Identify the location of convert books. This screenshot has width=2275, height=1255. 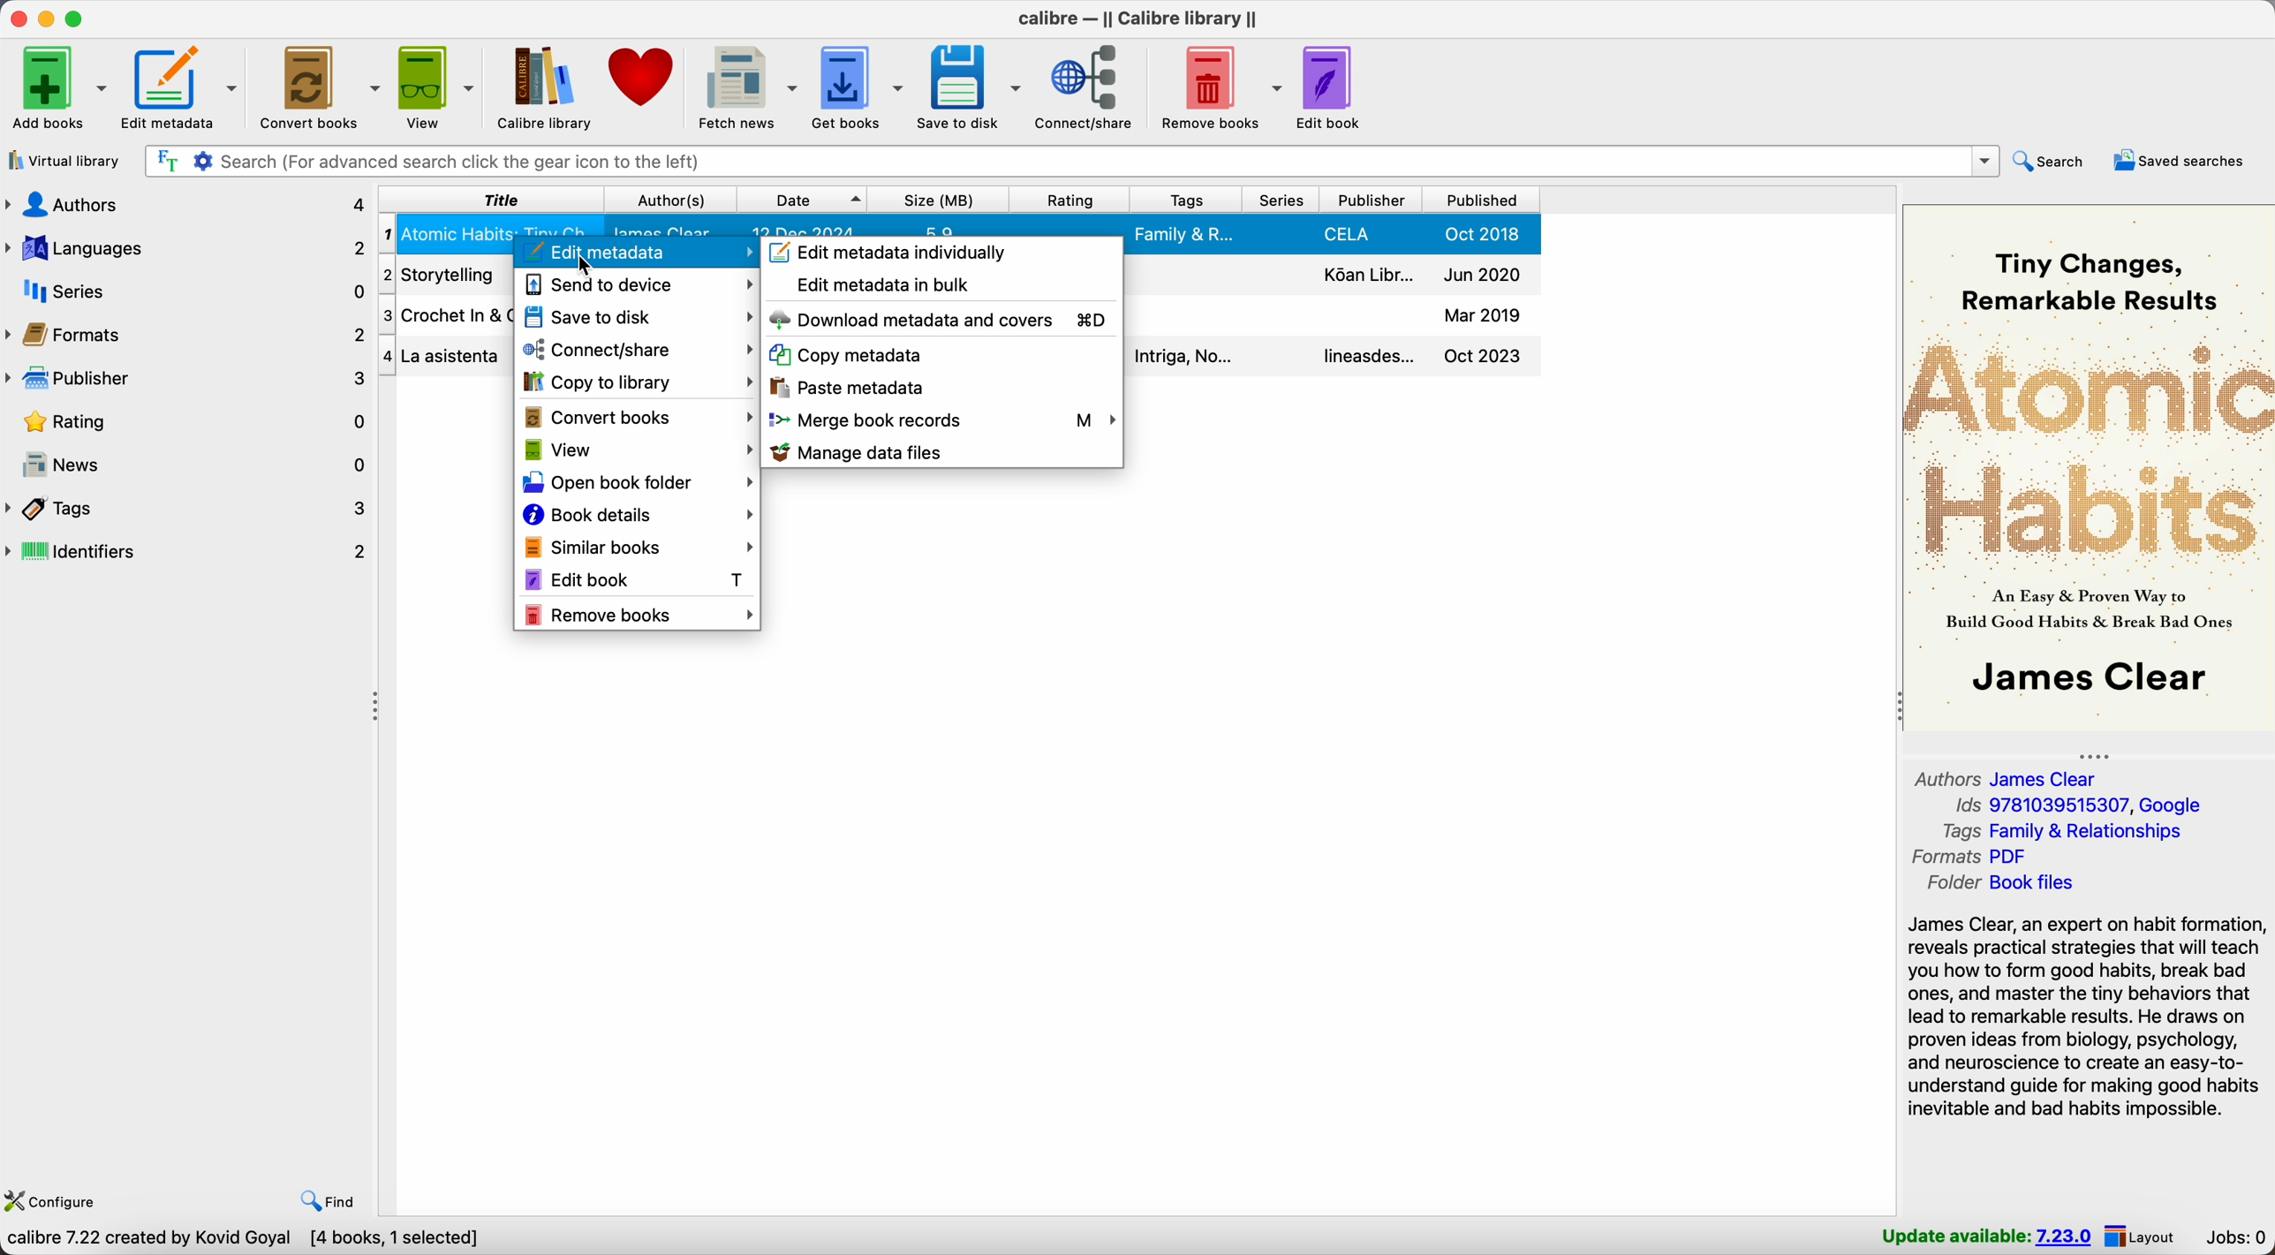
(322, 87).